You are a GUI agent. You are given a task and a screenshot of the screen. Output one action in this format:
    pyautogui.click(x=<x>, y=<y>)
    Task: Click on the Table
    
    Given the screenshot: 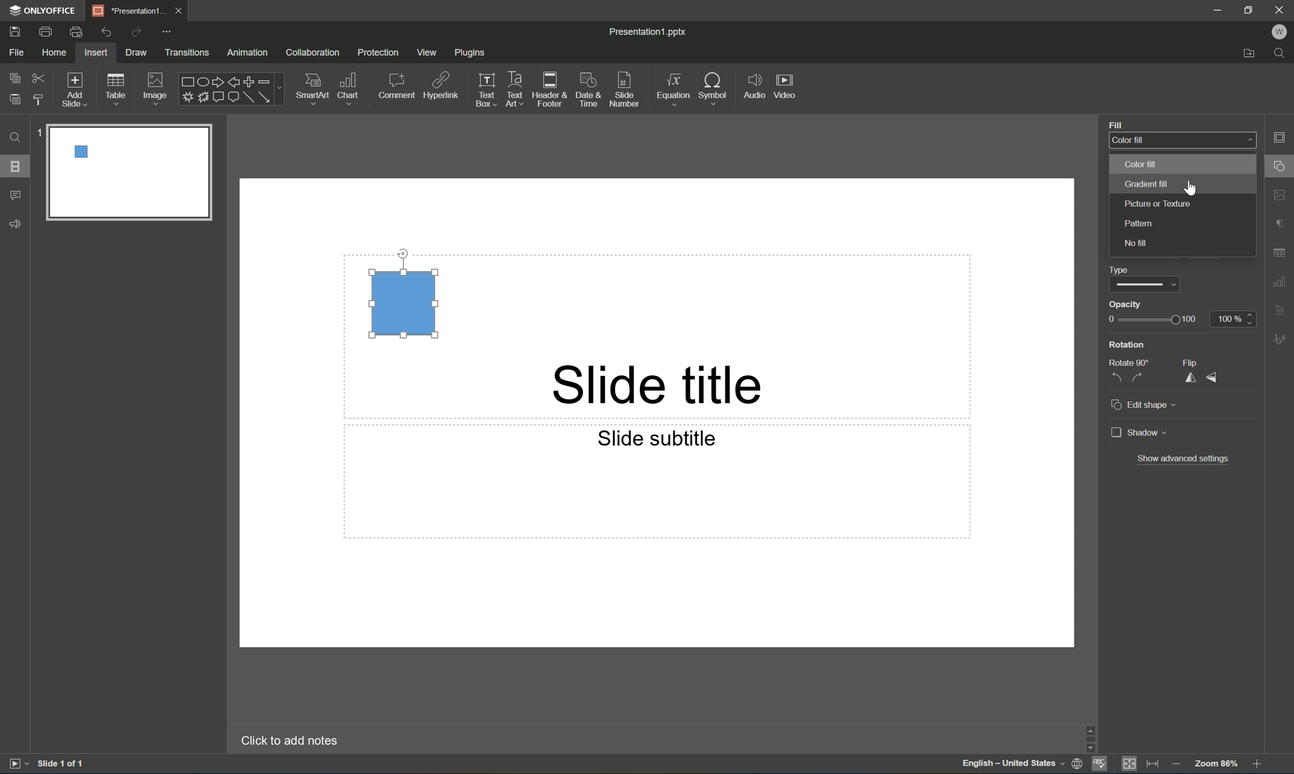 What is the action you would take?
    pyautogui.click(x=116, y=88)
    